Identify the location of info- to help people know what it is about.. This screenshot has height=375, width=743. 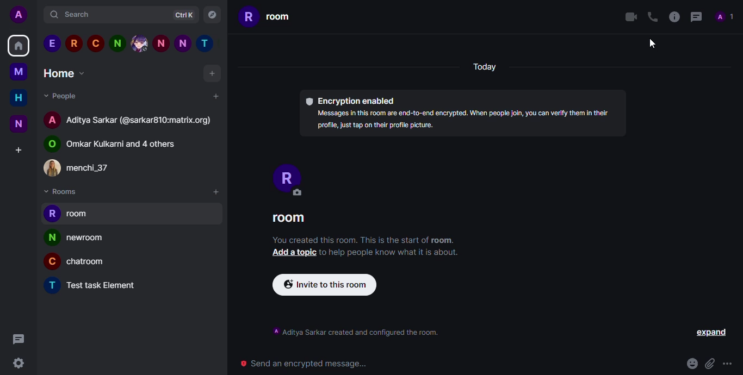
(393, 253).